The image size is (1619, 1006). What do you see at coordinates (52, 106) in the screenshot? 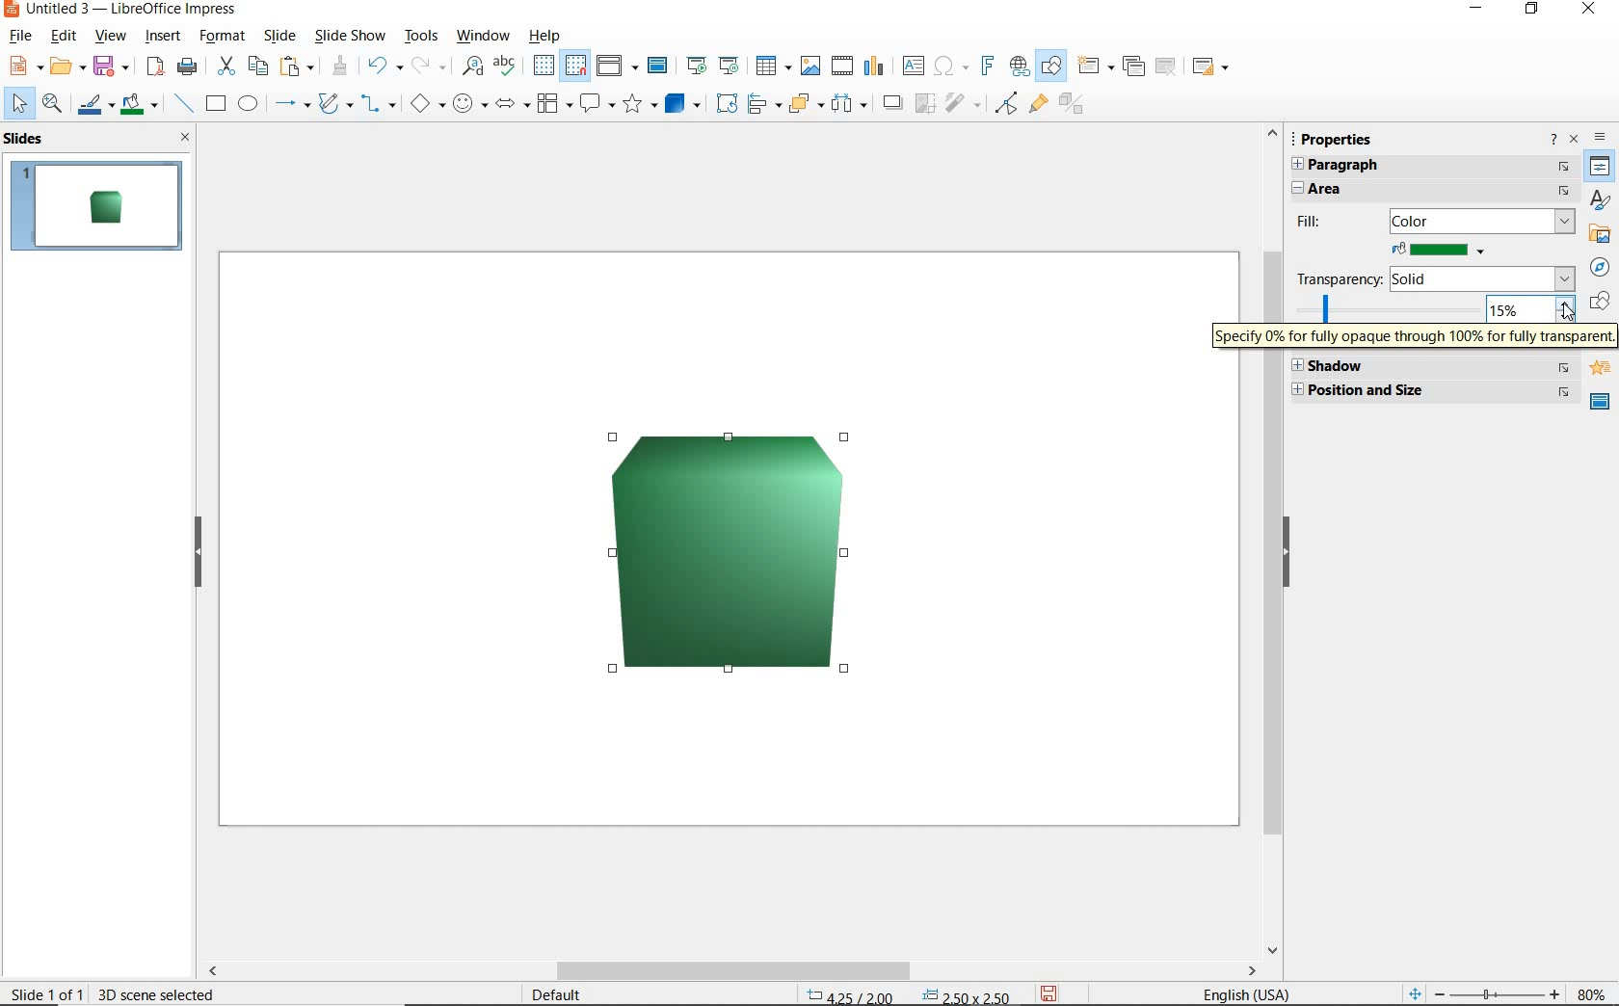
I see `zoom & pan` at bounding box center [52, 106].